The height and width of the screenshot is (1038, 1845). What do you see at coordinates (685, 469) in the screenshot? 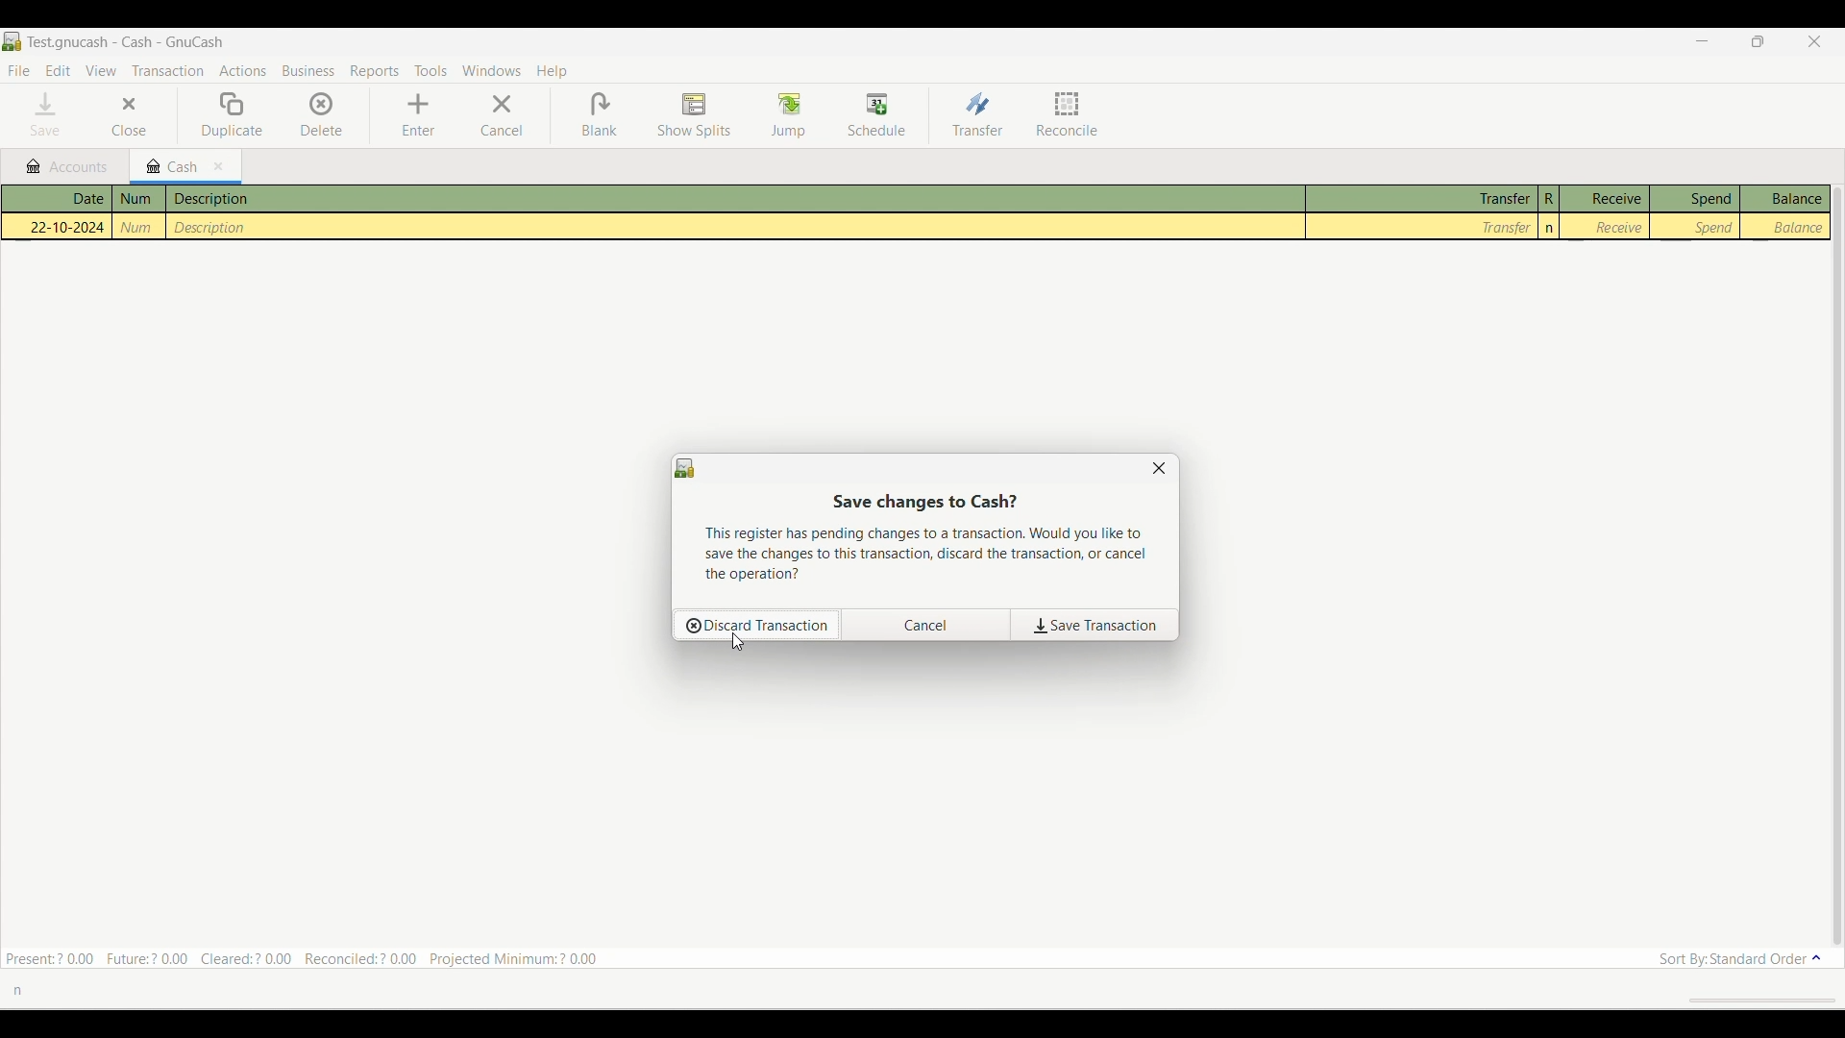
I see `Software logo` at bounding box center [685, 469].